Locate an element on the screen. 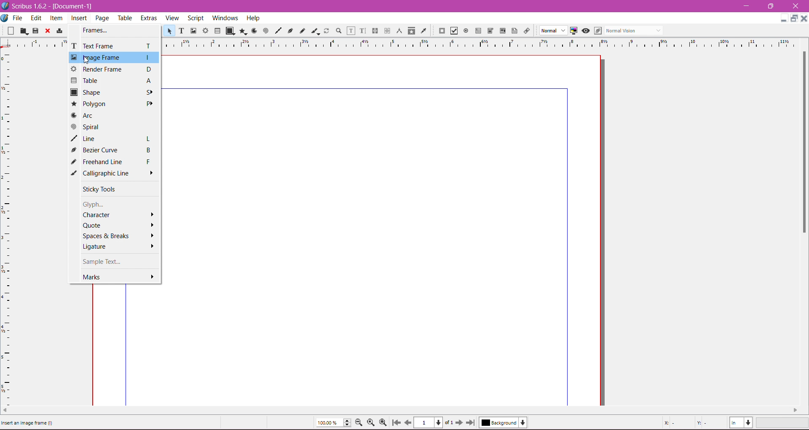 The height and width of the screenshot is (430, 809). Go to next page is located at coordinates (461, 423).